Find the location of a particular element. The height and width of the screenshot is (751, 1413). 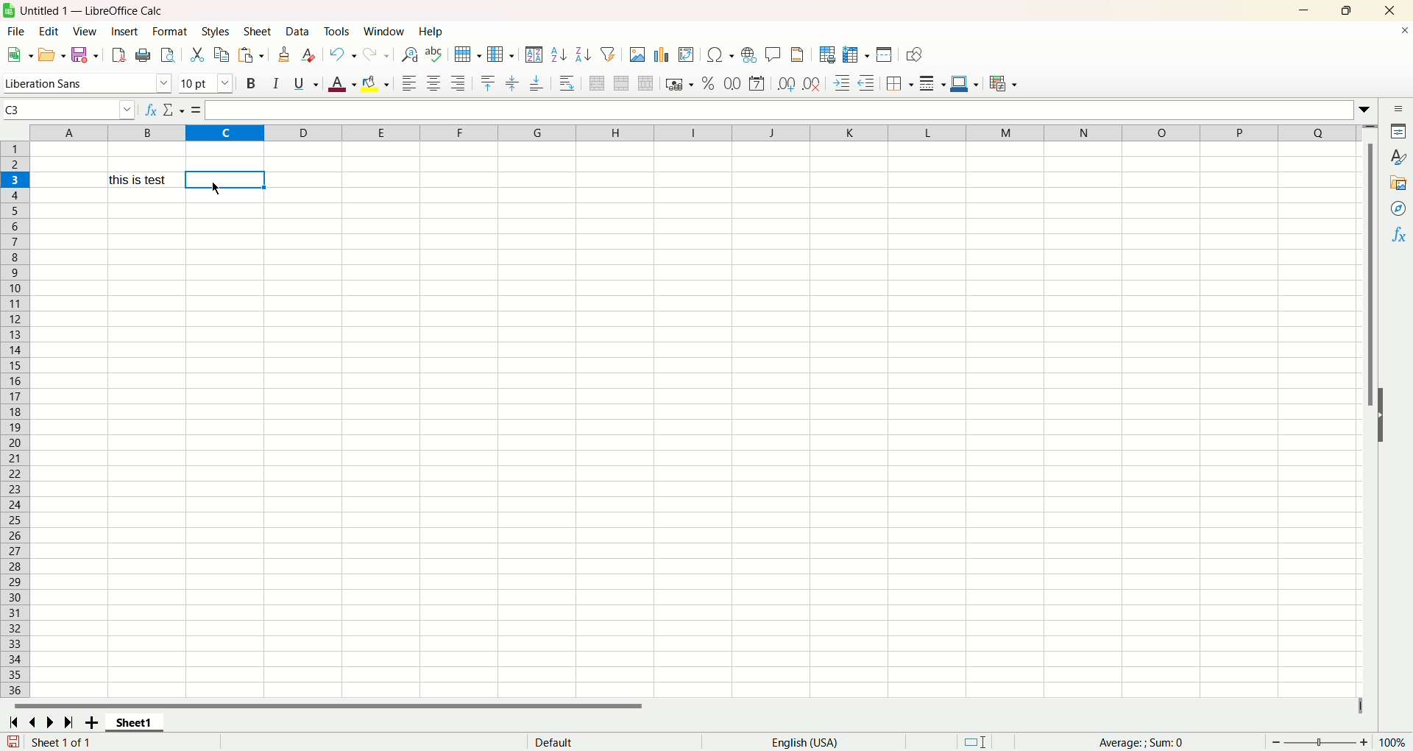

close document is located at coordinates (1404, 32).